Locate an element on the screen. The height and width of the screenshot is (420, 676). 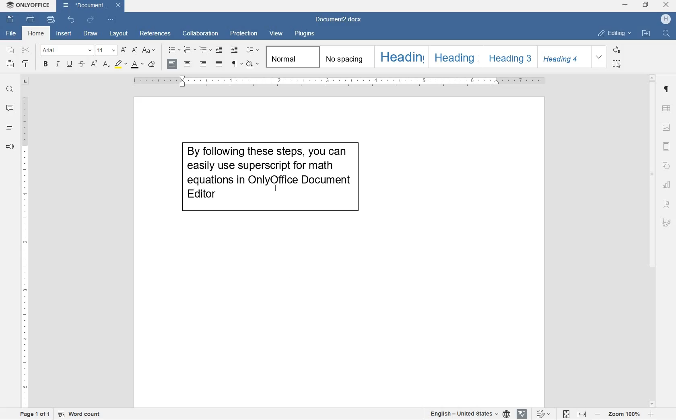
spell checking is located at coordinates (522, 414).